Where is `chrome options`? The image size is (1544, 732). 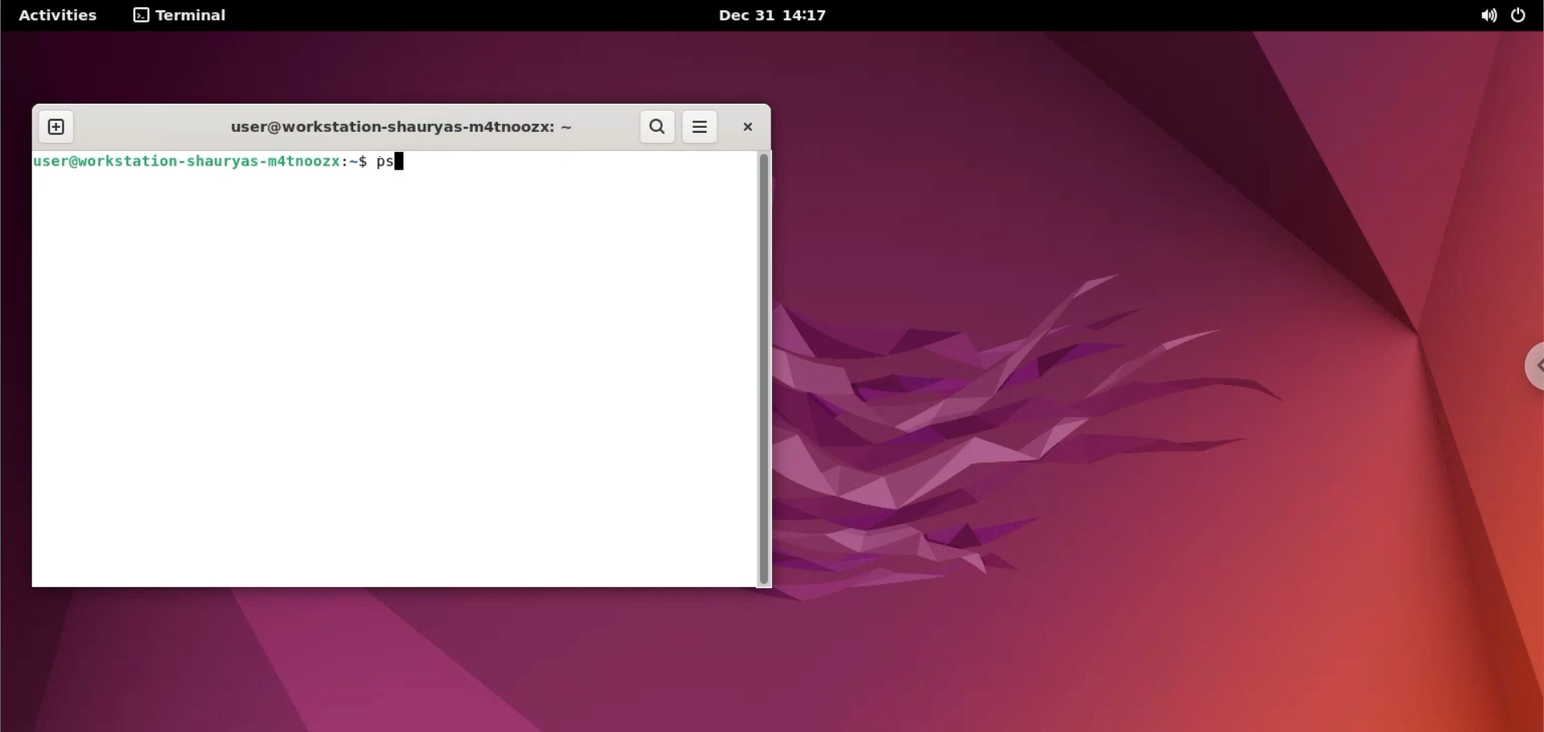
chrome options is located at coordinates (1530, 364).